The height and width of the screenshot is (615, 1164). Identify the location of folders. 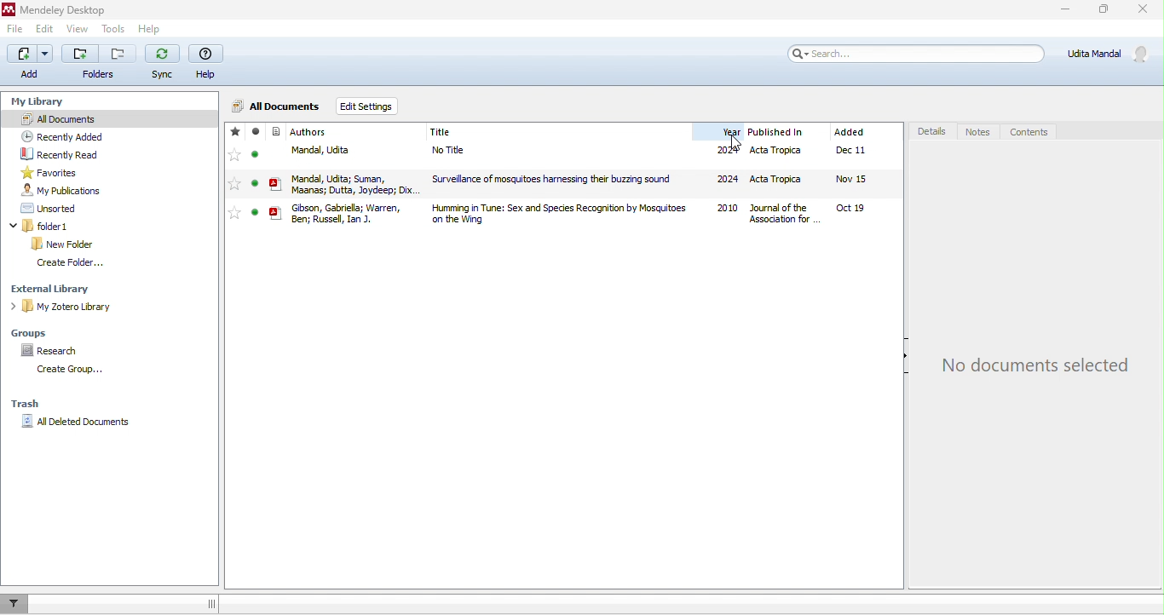
(97, 61).